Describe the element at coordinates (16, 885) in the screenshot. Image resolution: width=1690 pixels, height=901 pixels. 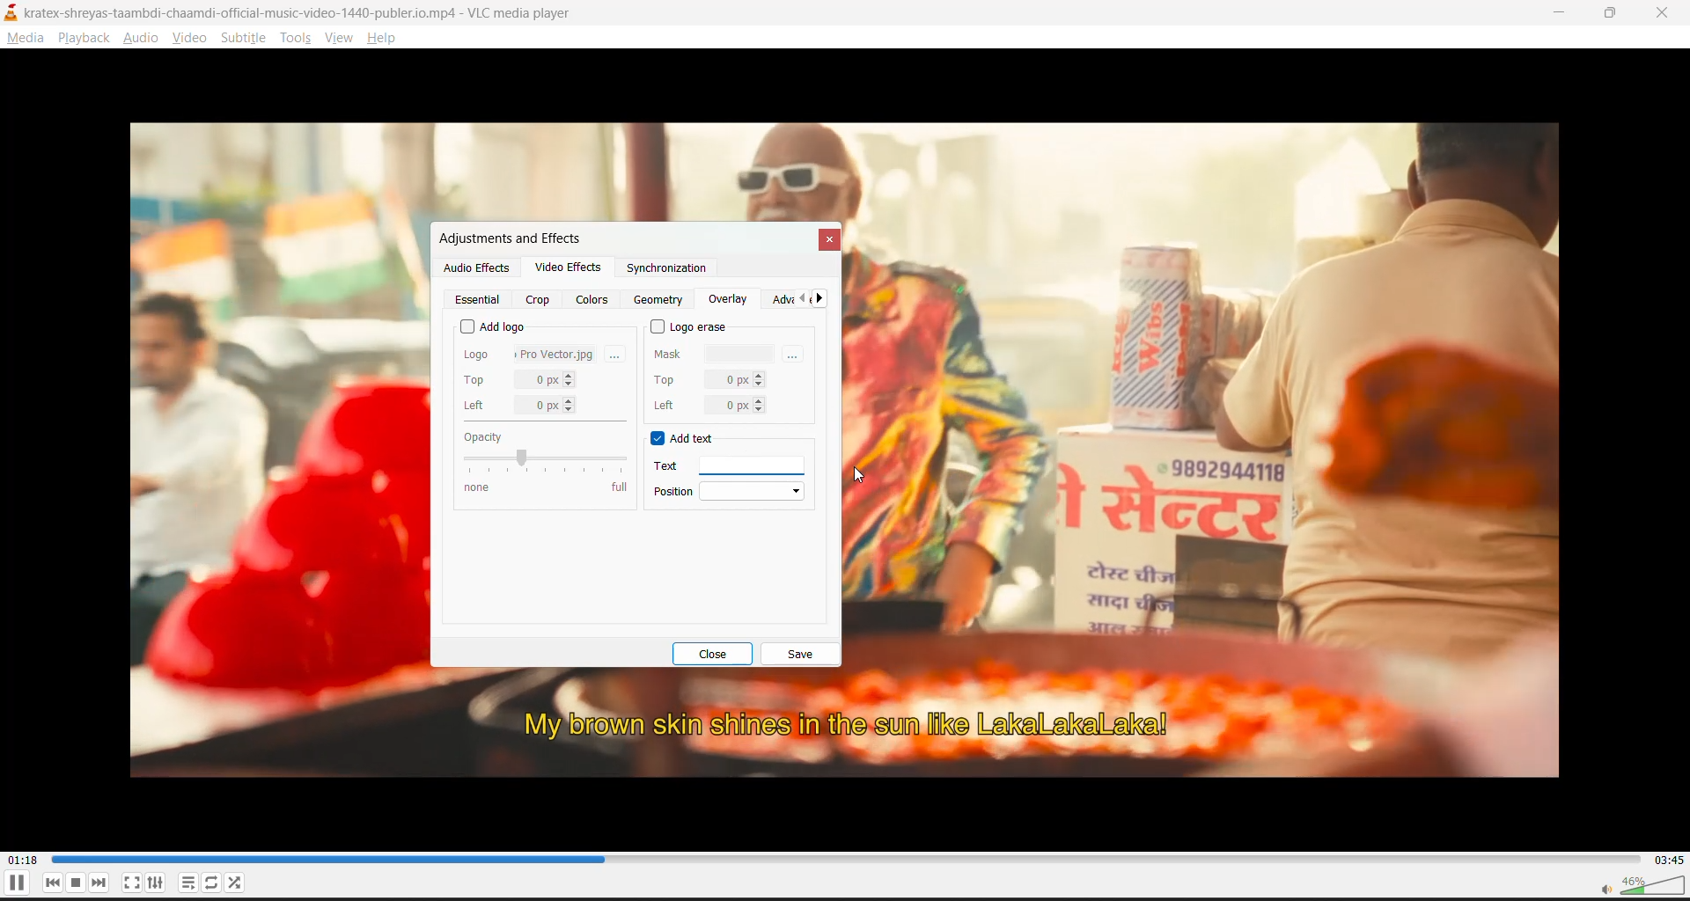
I see `pause` at that location.